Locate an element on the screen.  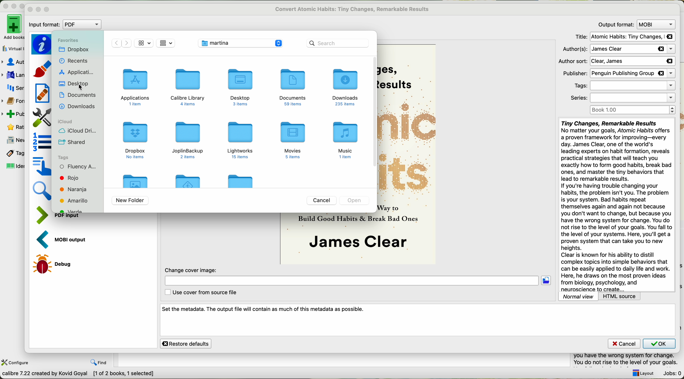
publisher is located at coordinates (618, 73).